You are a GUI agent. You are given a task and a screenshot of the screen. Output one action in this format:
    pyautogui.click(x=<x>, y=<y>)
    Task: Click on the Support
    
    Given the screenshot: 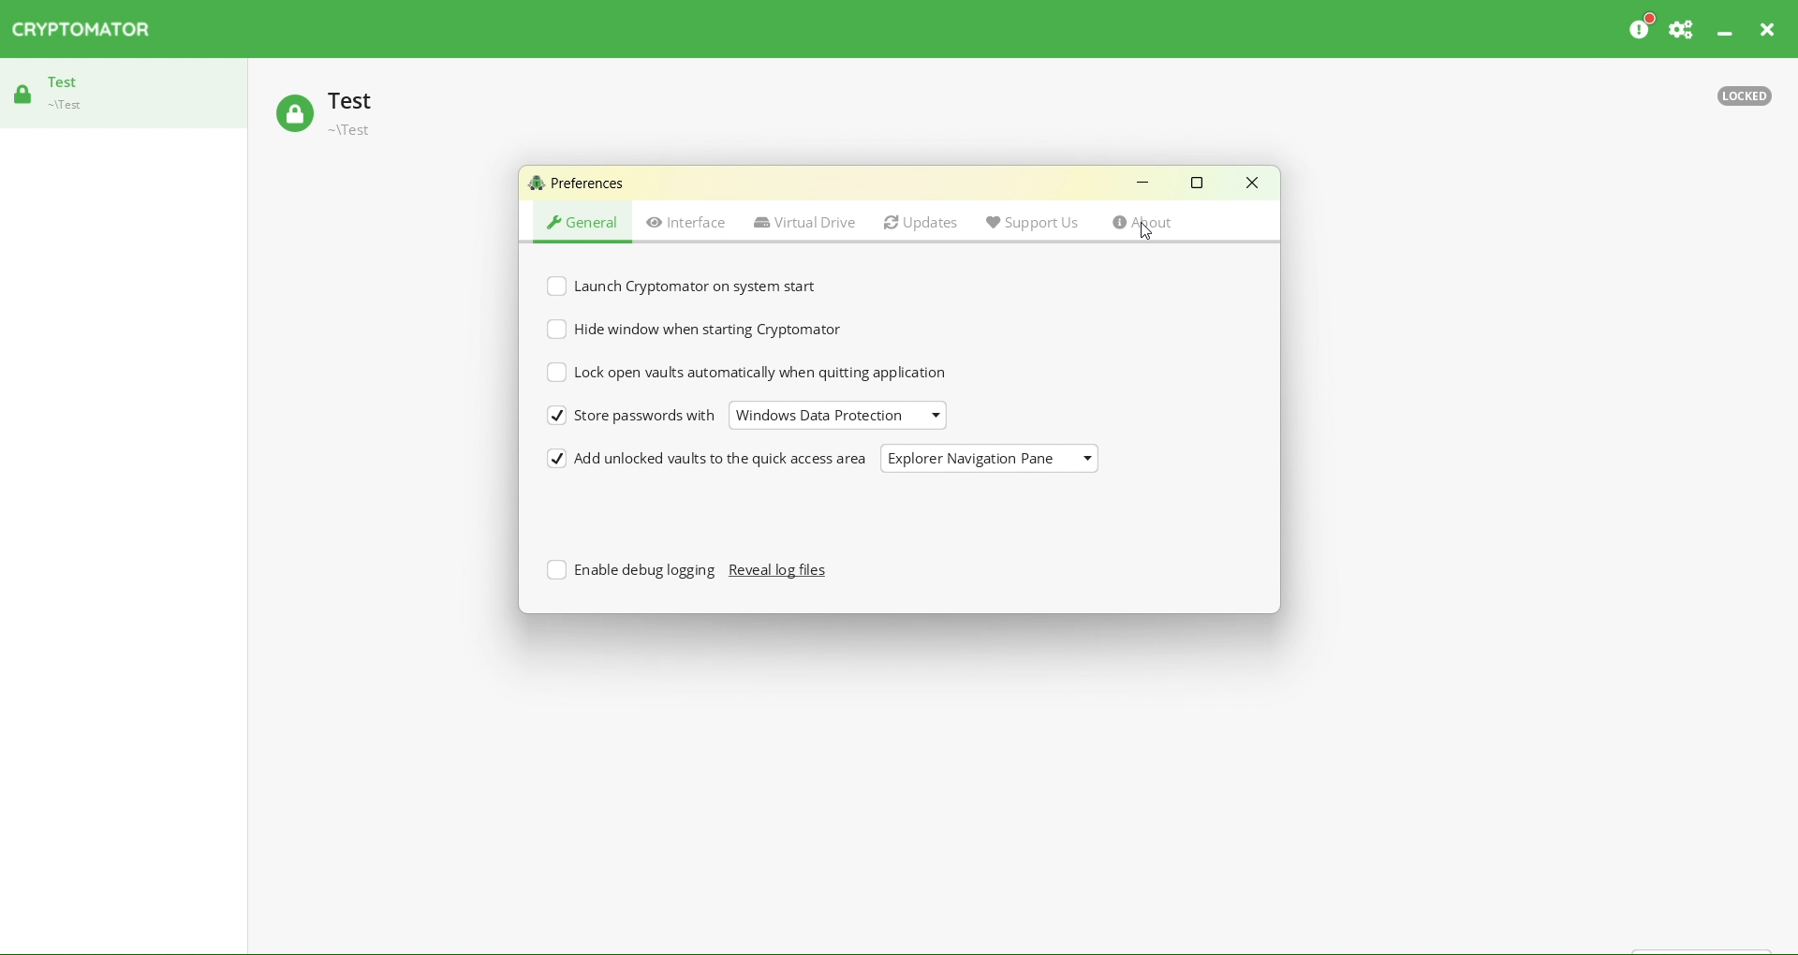 What is the action you would take?
    pyautogui.click(x=1686, y=29)
    